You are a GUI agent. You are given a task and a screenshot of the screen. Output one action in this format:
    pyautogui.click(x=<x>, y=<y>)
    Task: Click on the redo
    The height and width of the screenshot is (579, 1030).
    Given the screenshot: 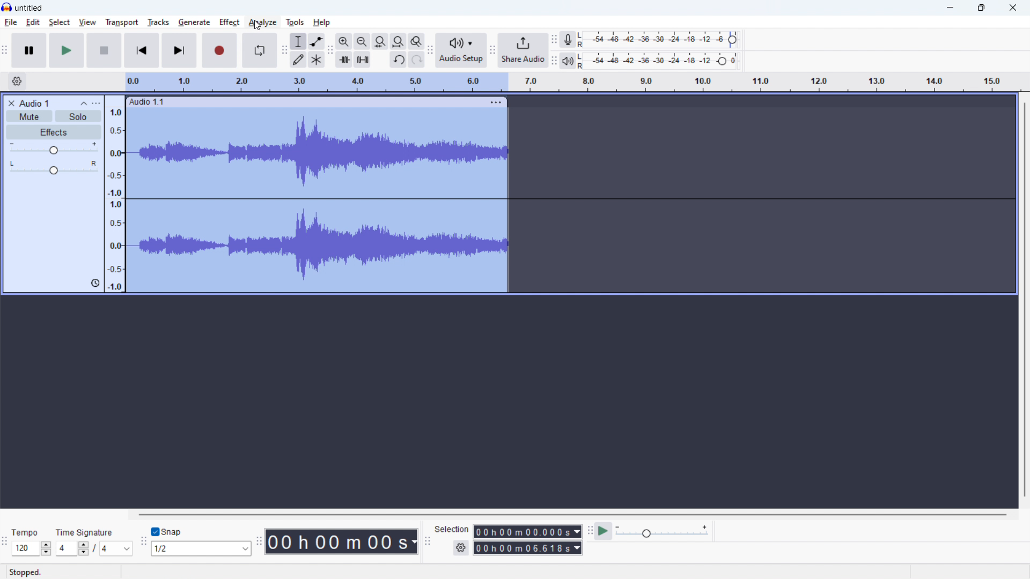 What is the action you would take?
    pyautogui.click(x=398, y=59)
    